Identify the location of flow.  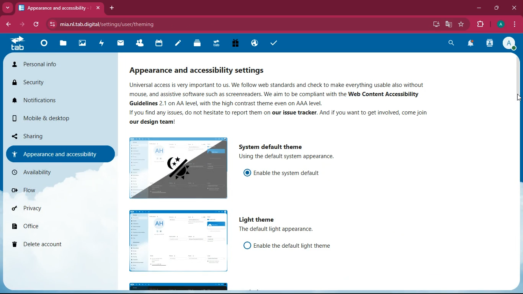
(54, 192).